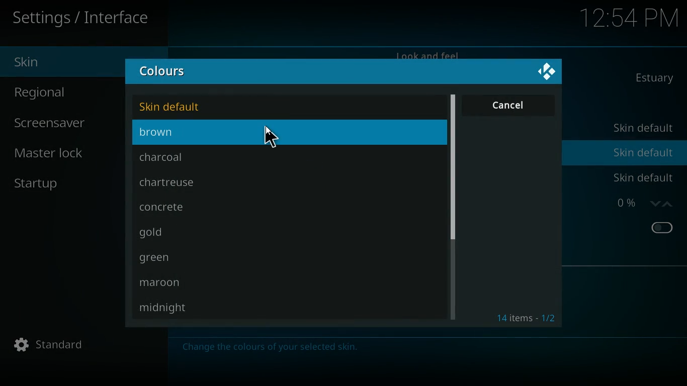  What do you see at coordinates (63, 92) in the screenshot?
I see `regional` at bounding box center [63, 92].